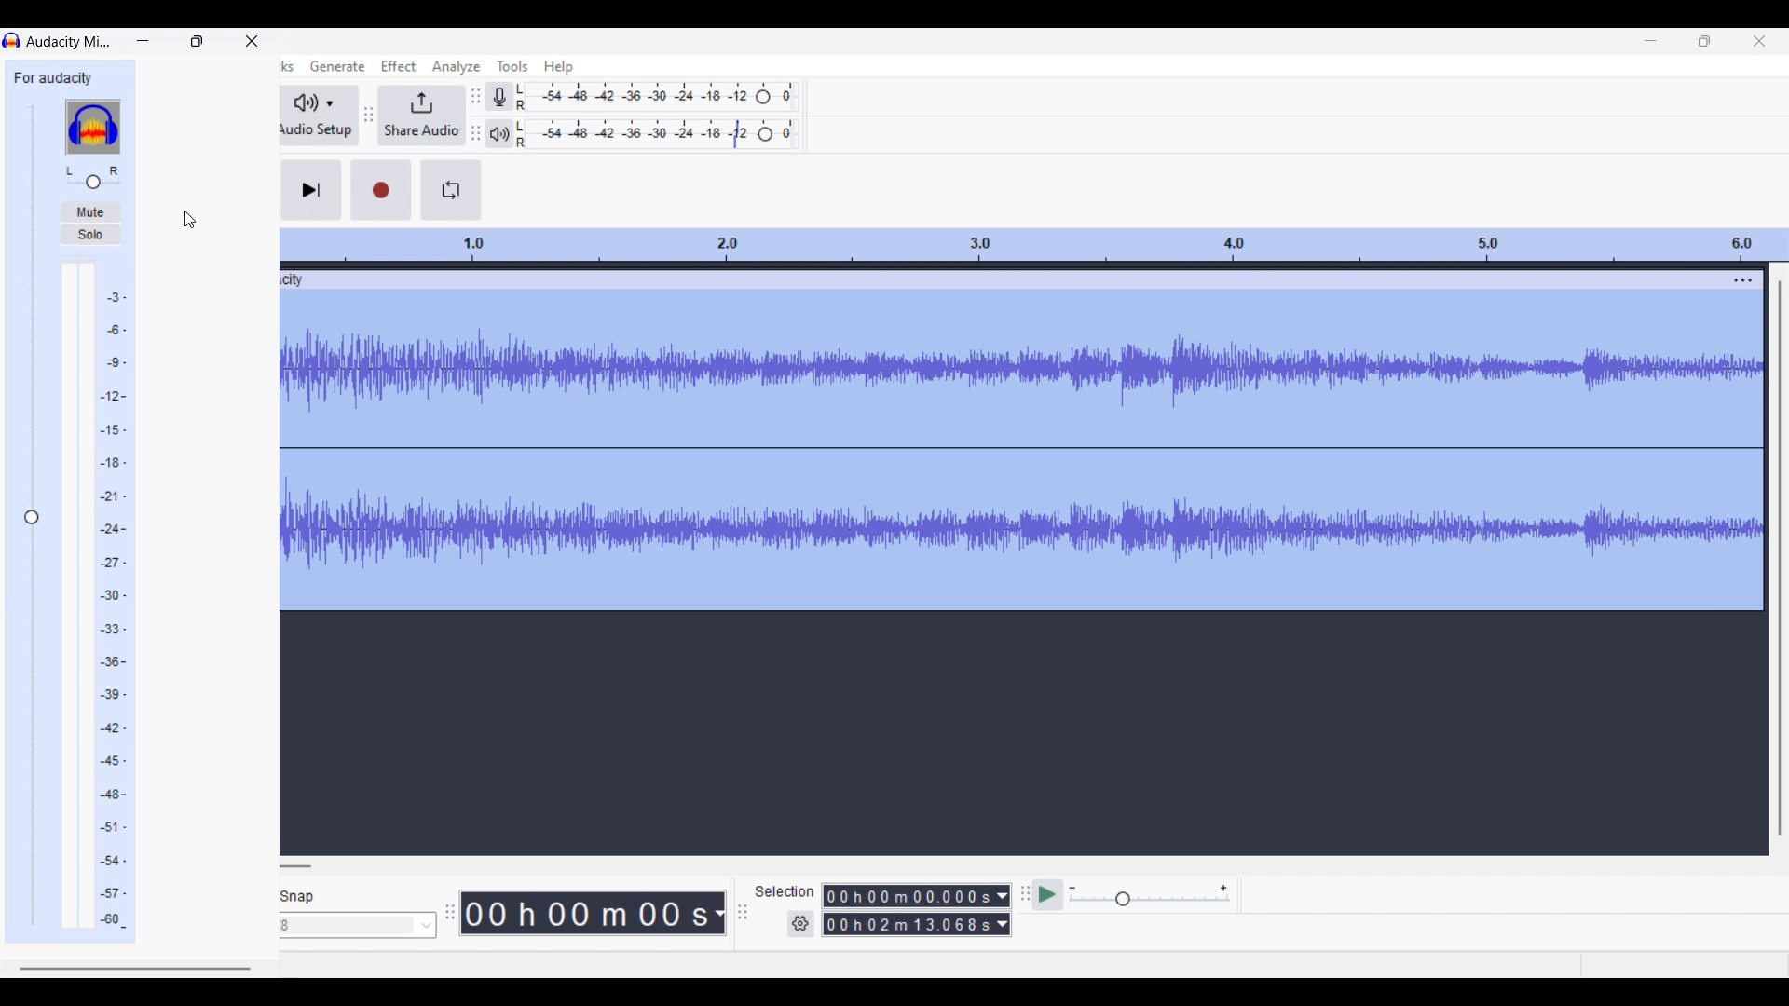  I want to click on Mute, so click(89, 212).